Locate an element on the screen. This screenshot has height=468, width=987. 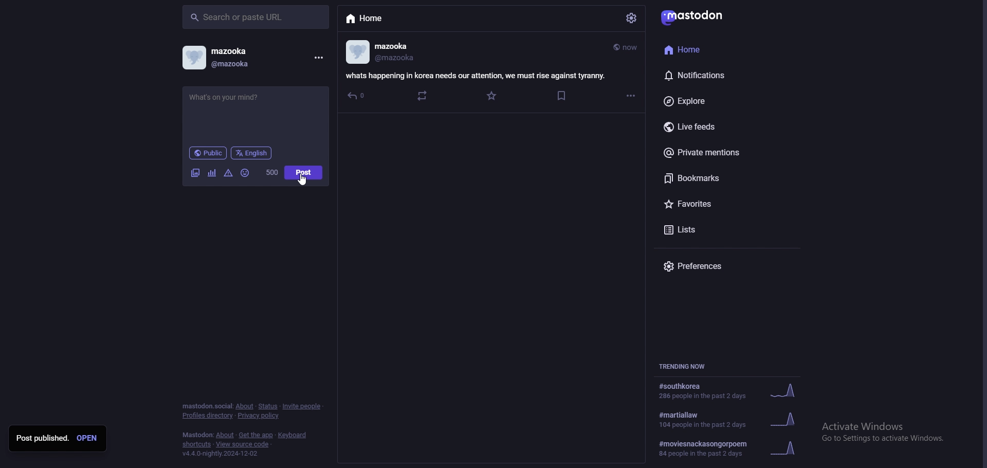
trending is located at coordinates (731, 419).